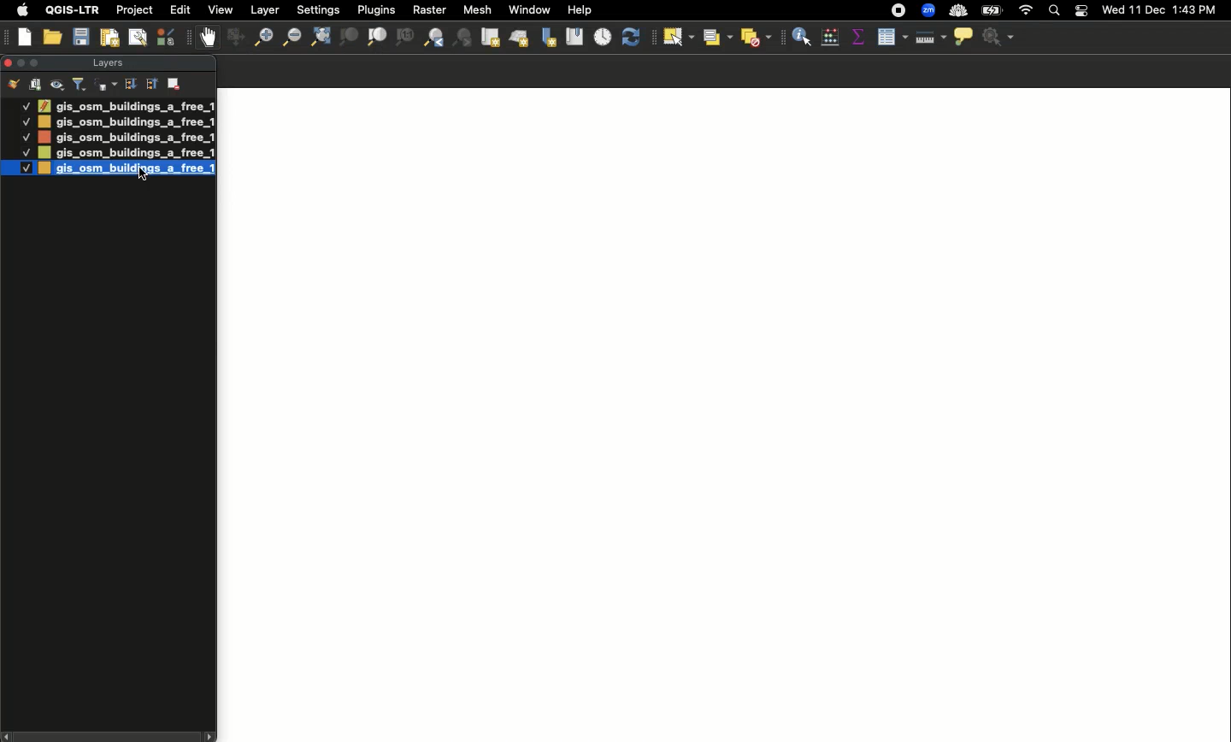  Describe the element at coordinates (580, 10) in the screenshot. I see `Help` at that location.